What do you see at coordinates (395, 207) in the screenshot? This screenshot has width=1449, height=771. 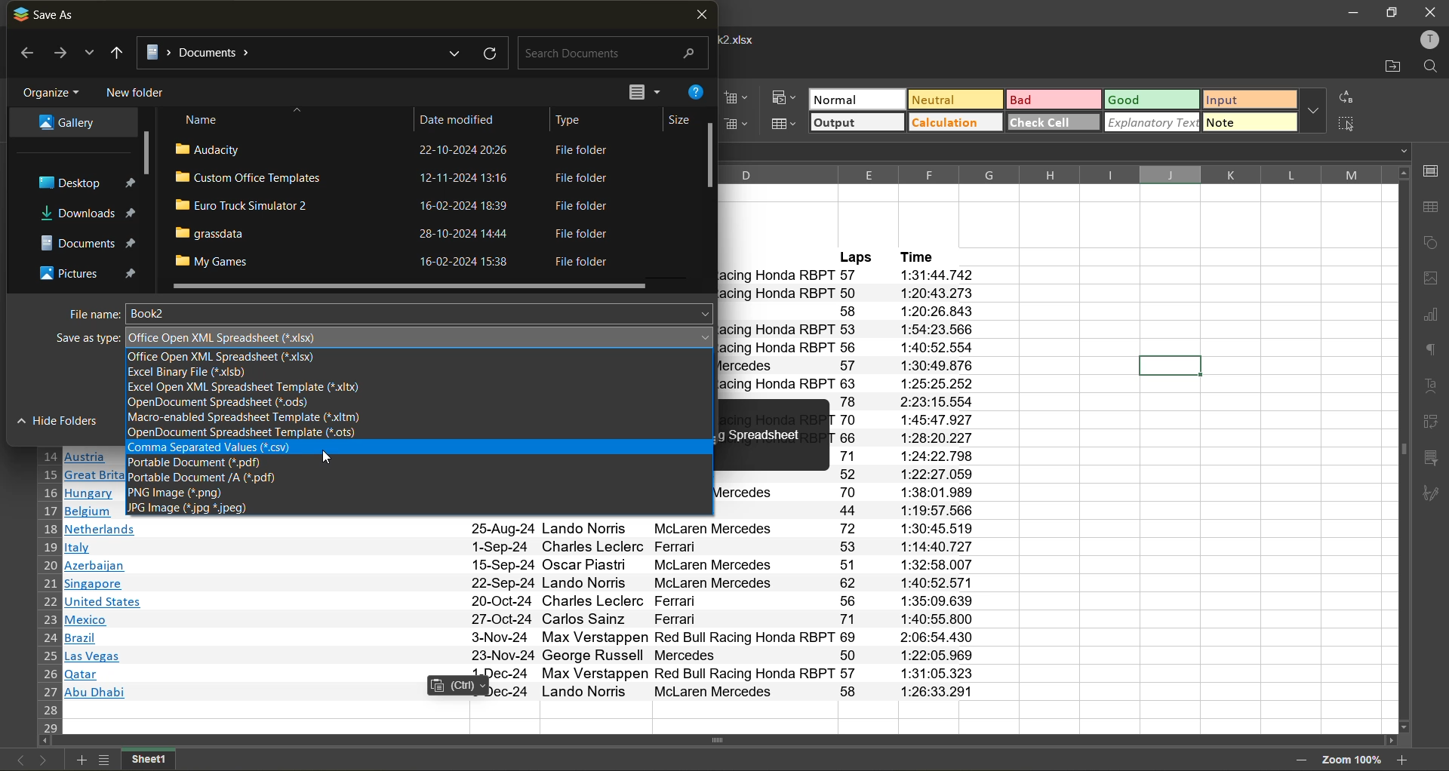 I see `file` at bounding box center [395, 207].